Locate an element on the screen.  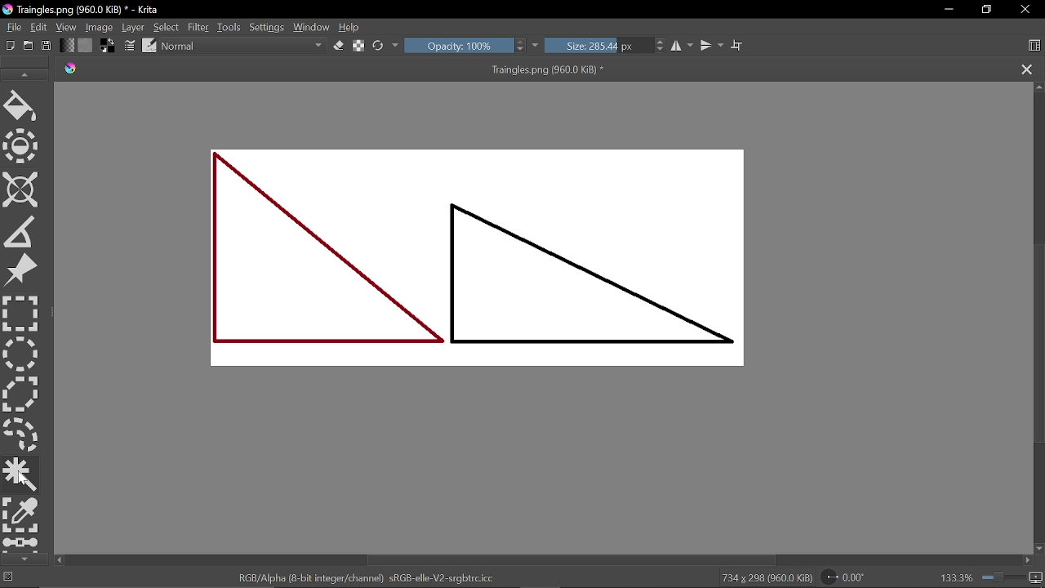
Size is located at coordinates (597, 45).